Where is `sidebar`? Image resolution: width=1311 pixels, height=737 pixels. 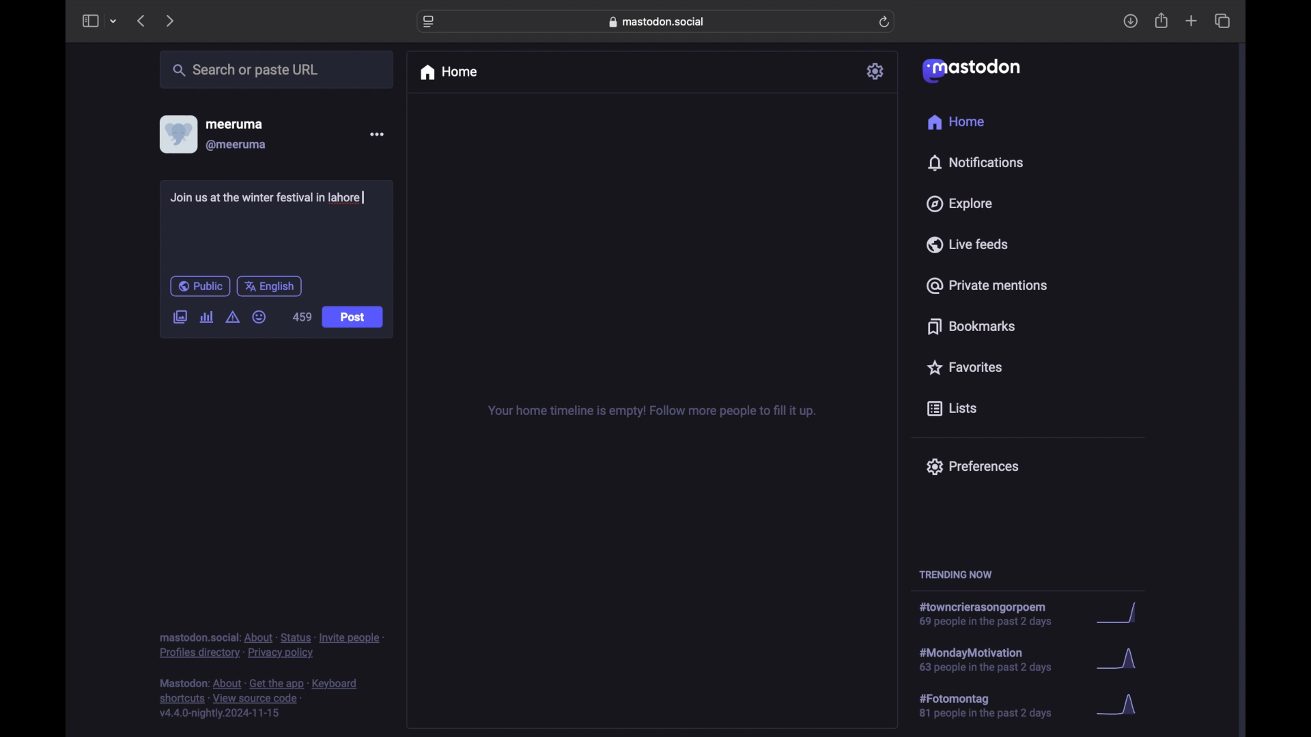
sidebar is located at coordinates (89, 20).